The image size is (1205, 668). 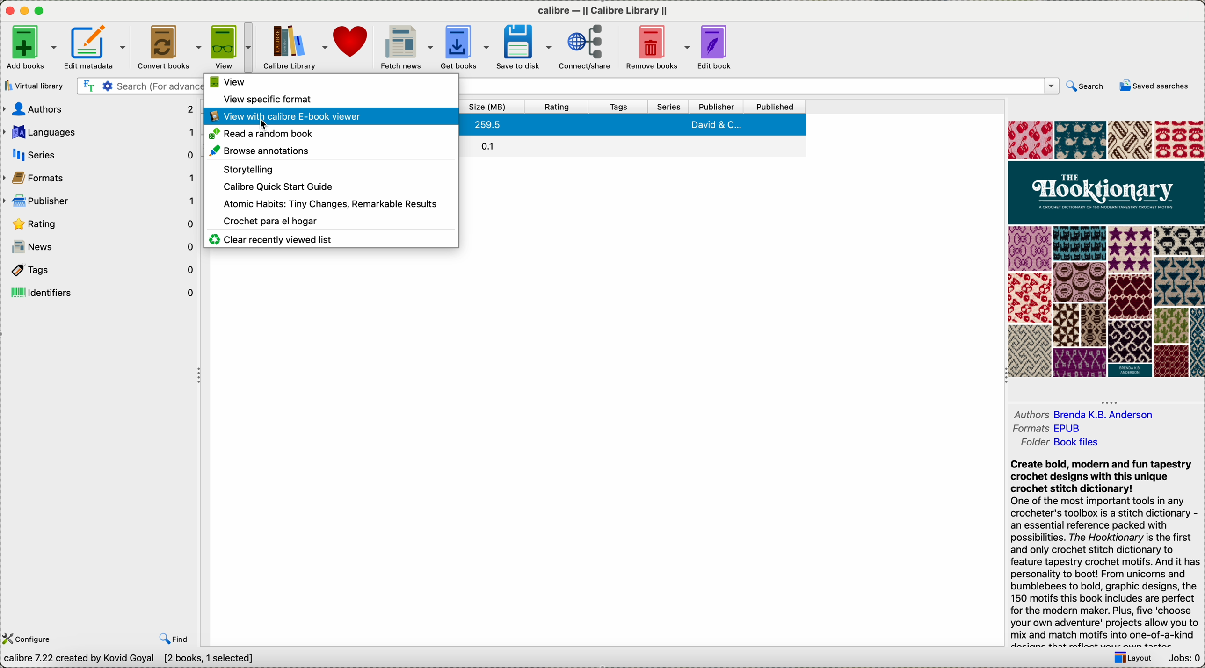 What do you see at coordinates (669, 107) in the screenshot?
I see `series` at bounding box center [669, 107].